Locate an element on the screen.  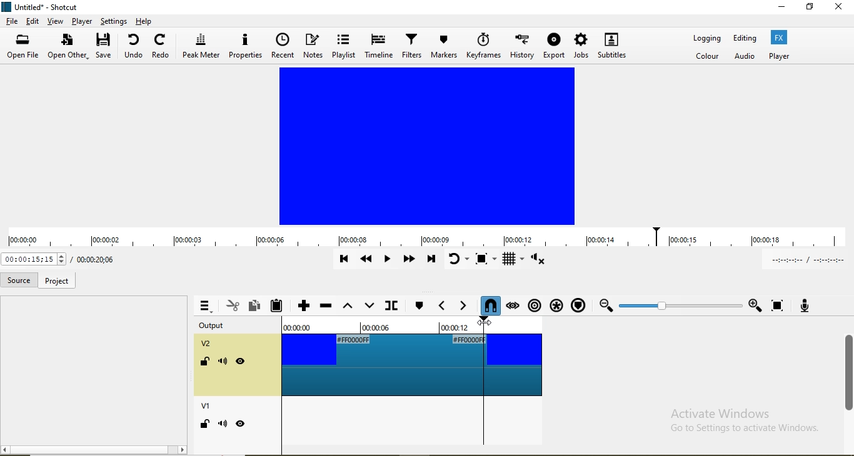
output is located at coordinates (219, 328).